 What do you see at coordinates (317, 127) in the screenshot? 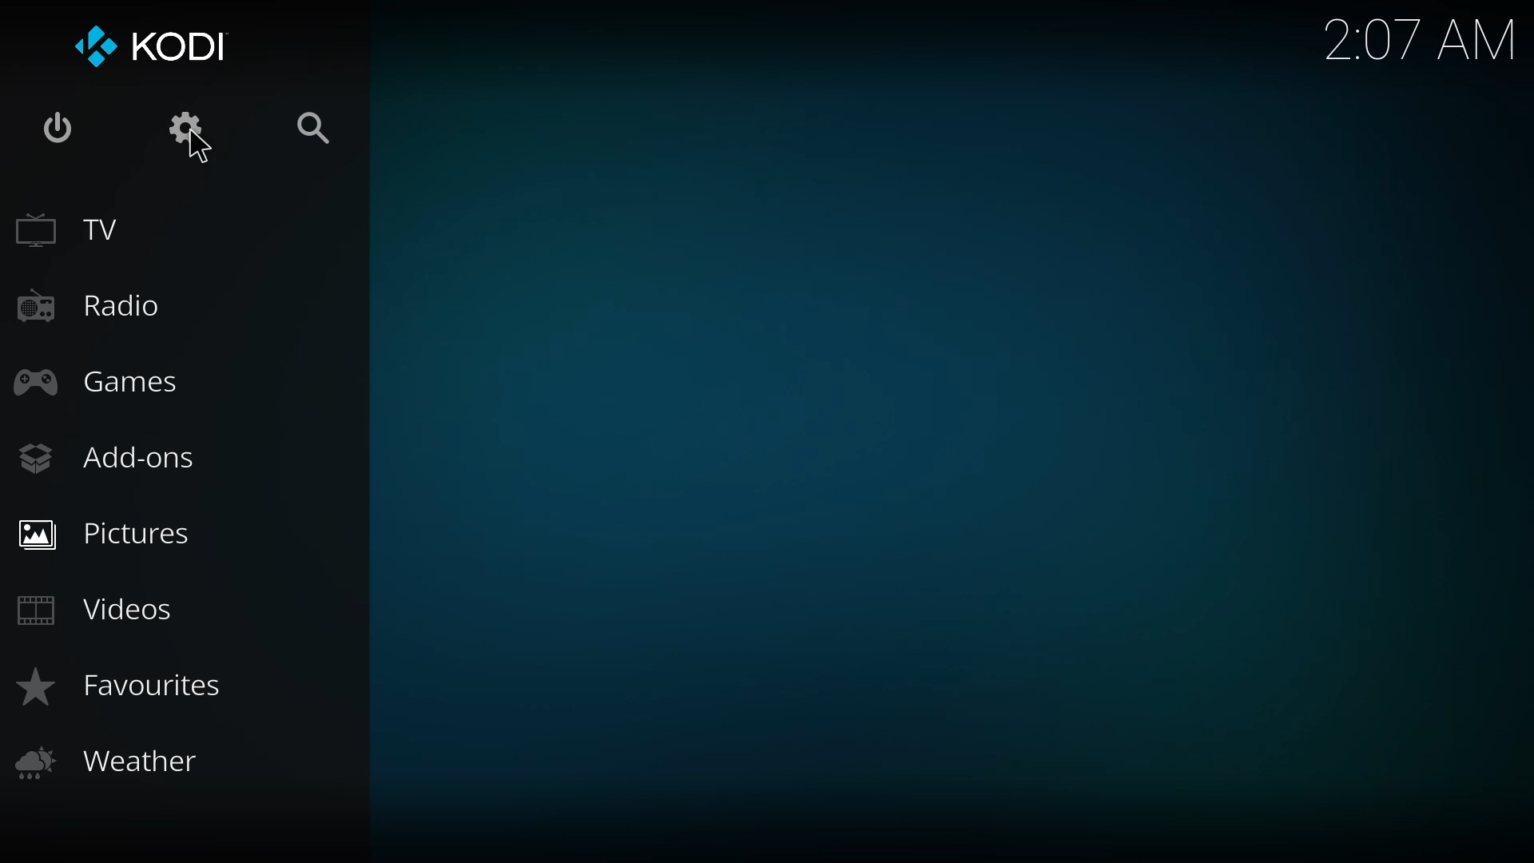
I see `search` at bounding box center [317, 127].